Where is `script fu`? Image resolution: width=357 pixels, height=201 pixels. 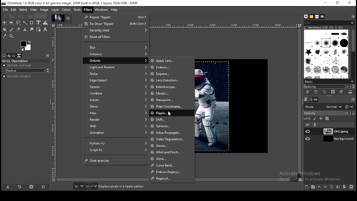 script fu is located at coordinates (116, 150).